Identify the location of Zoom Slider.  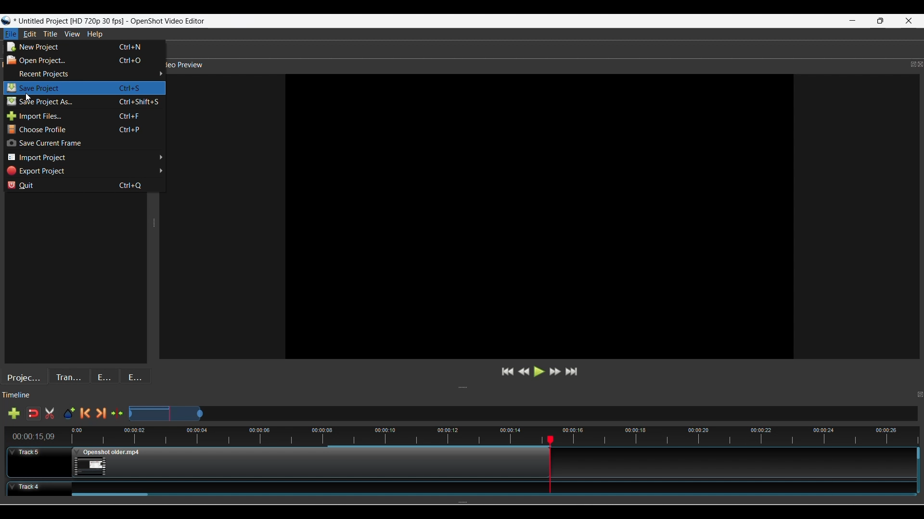
(522, 414).